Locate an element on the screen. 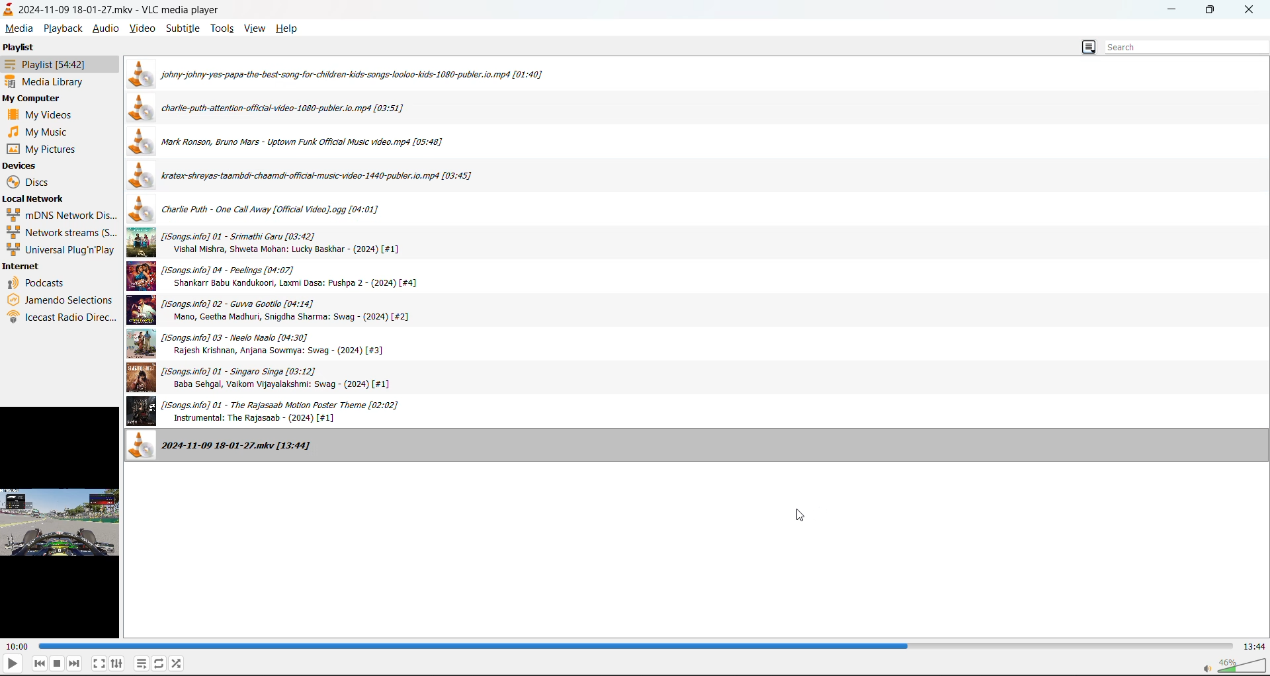  volume is located at coordinates (1237, 665).